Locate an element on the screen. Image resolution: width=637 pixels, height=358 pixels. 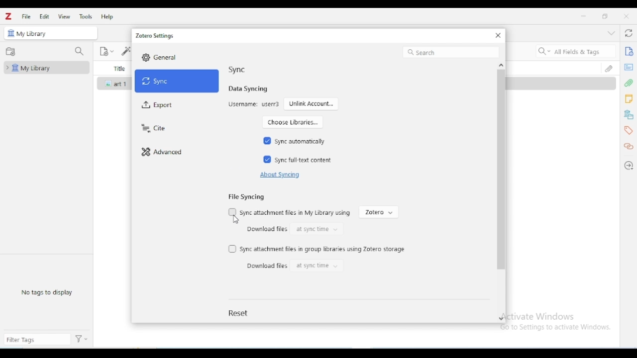
download files is located at coordinates (267, 266).